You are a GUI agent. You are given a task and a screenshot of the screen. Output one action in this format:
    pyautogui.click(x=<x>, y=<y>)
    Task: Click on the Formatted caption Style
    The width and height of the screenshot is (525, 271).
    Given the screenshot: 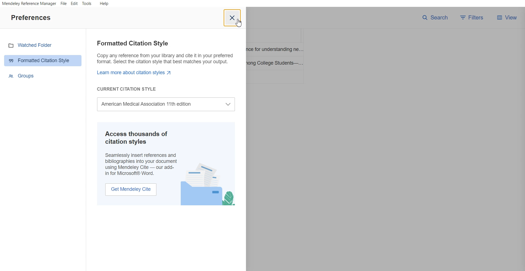 What is the action you would take?
    pyautogui.click(x=43, y=60)
    